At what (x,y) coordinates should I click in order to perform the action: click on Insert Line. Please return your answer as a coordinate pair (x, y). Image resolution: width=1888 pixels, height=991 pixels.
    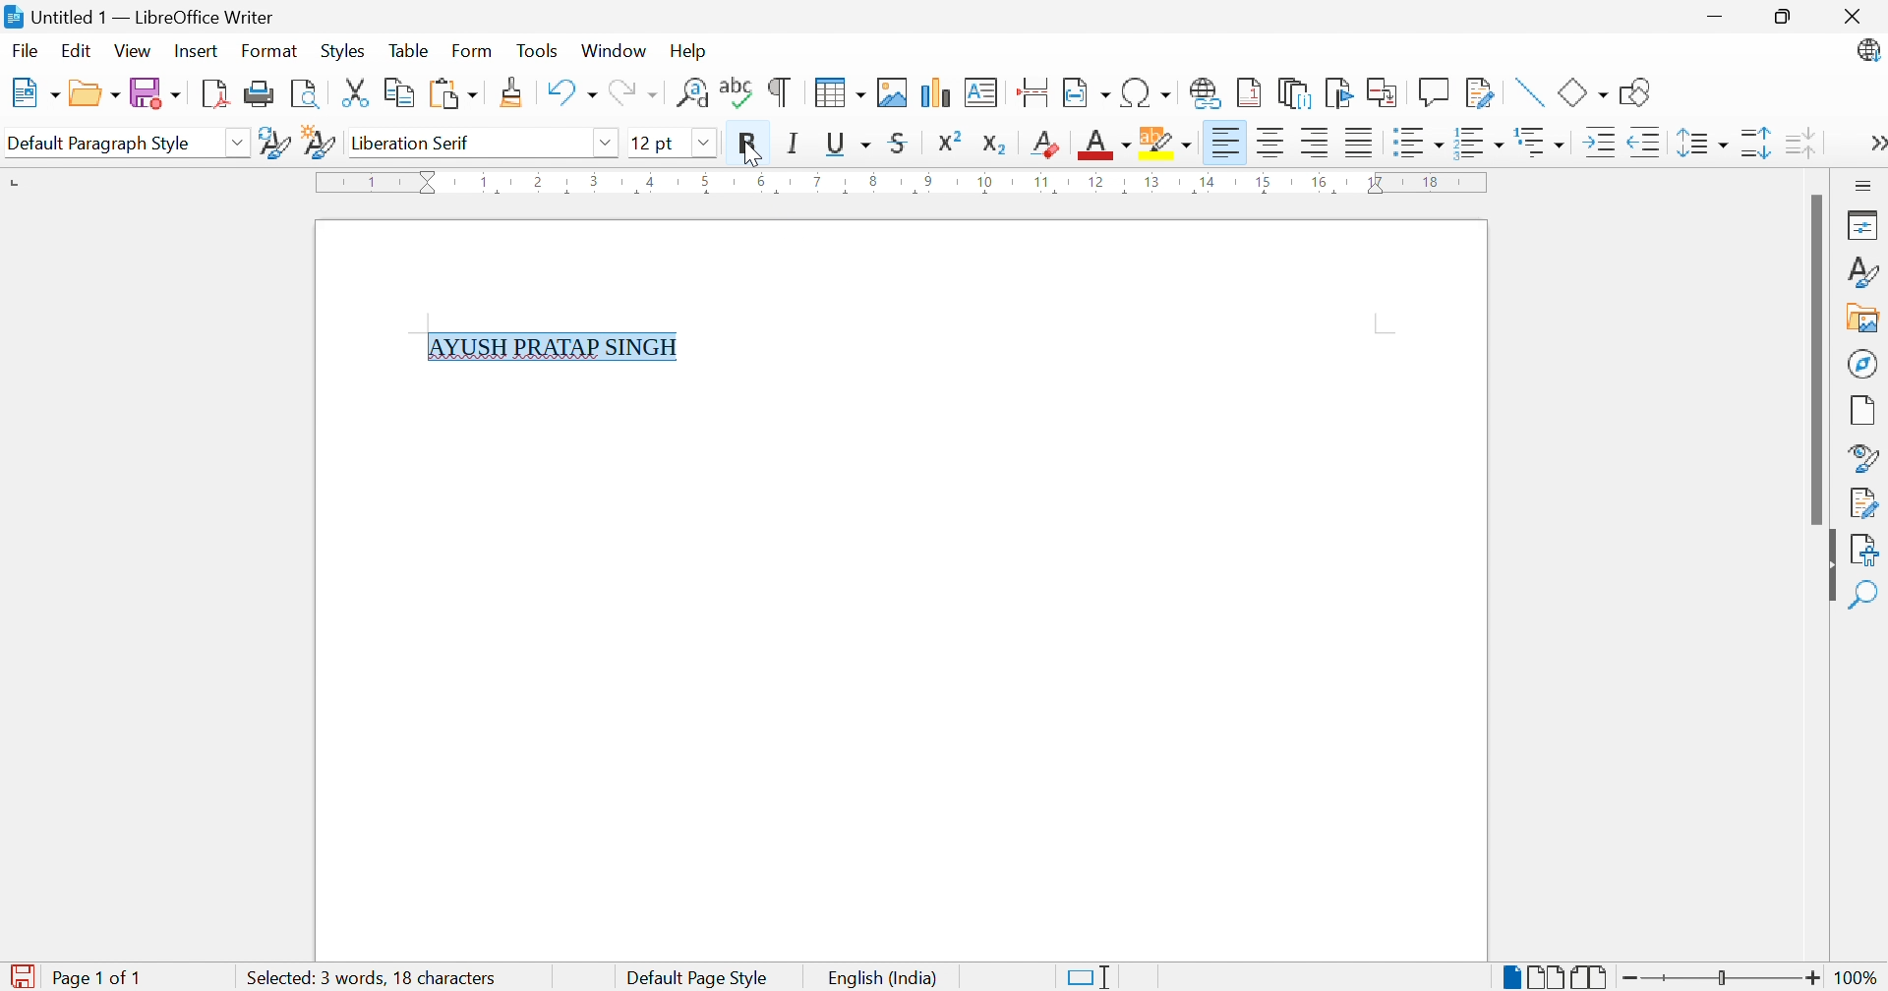
    Looking at the image, I should click on (1529, 91).